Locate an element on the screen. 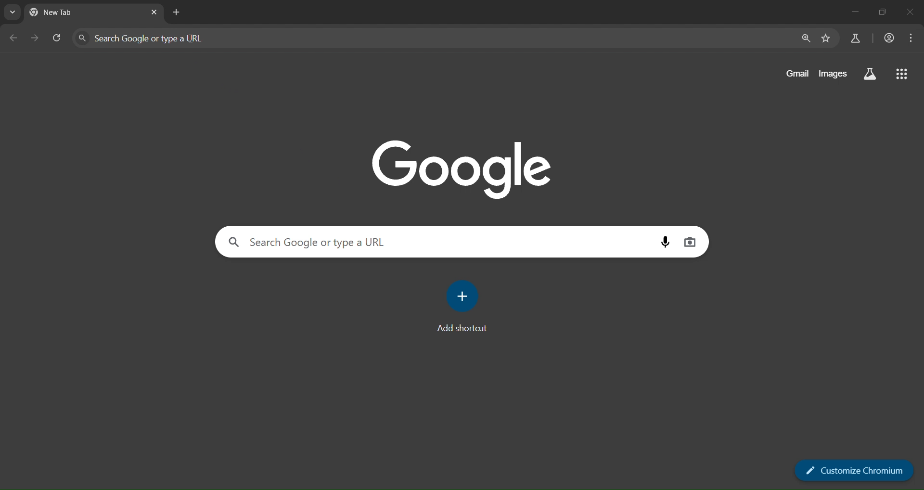  restore down is located at coordinates (882, 12).